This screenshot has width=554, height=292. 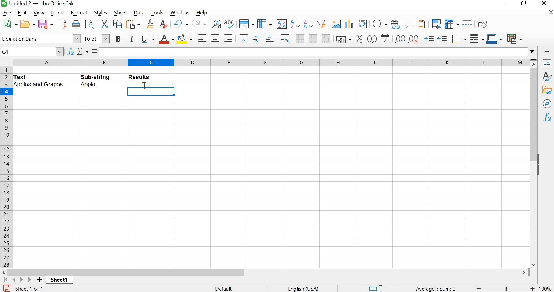 I want to click on align bottom, so click(x=269, y=38).